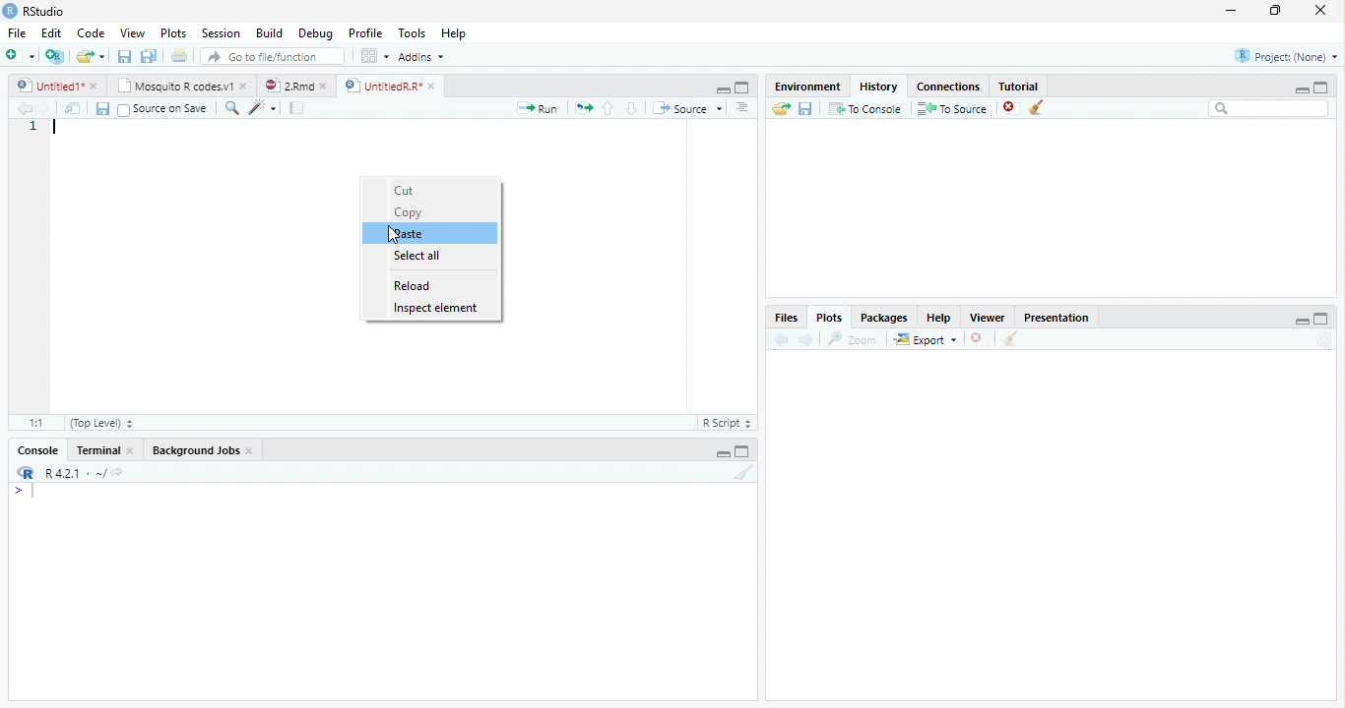 The image size is (1345, 708). Describe the element at coordinates (327, 86) in the screenshot. I see `close` at that location.